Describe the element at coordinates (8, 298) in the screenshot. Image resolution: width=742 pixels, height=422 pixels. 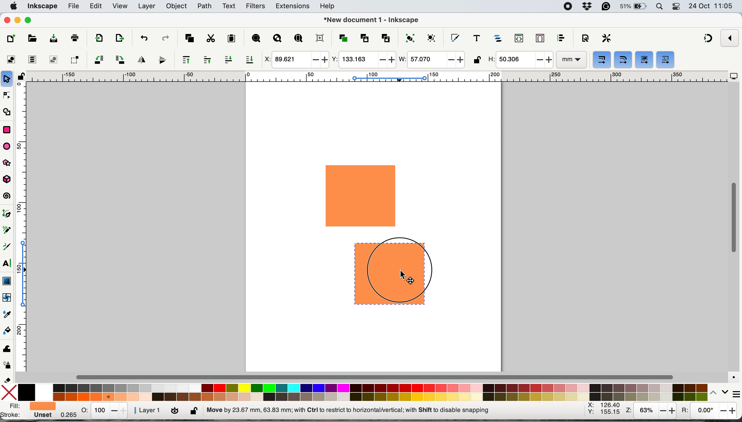
I see `mesh tool` at that location.